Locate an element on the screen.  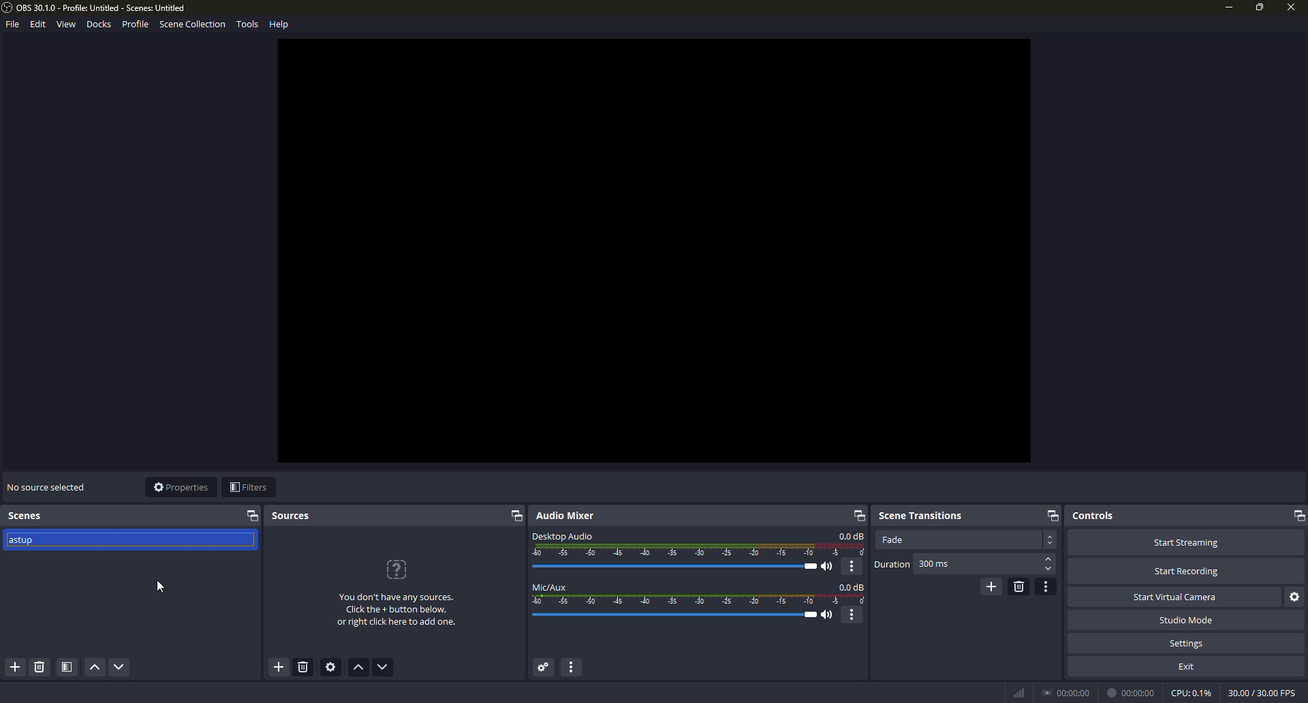
scene name renamed is located at coordinates (25, 542).